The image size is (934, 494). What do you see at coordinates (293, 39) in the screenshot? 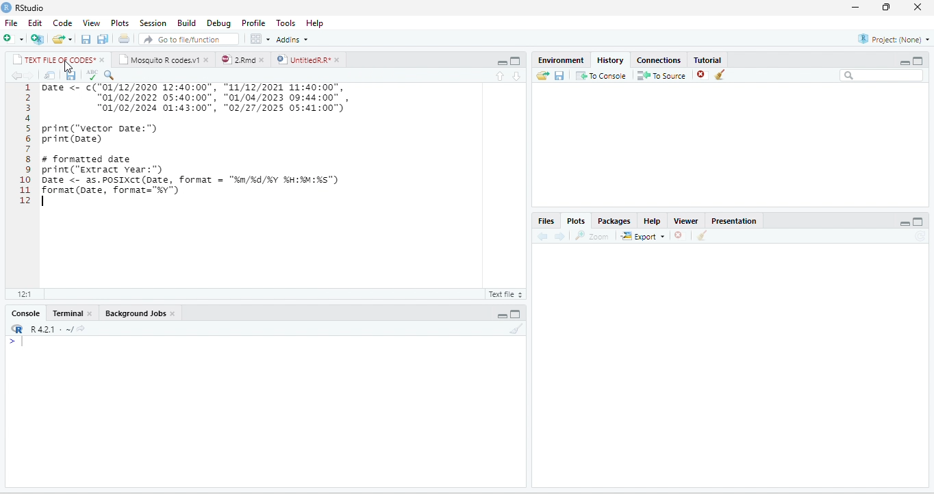
I see `Addins` at bounding box center [293, 39].